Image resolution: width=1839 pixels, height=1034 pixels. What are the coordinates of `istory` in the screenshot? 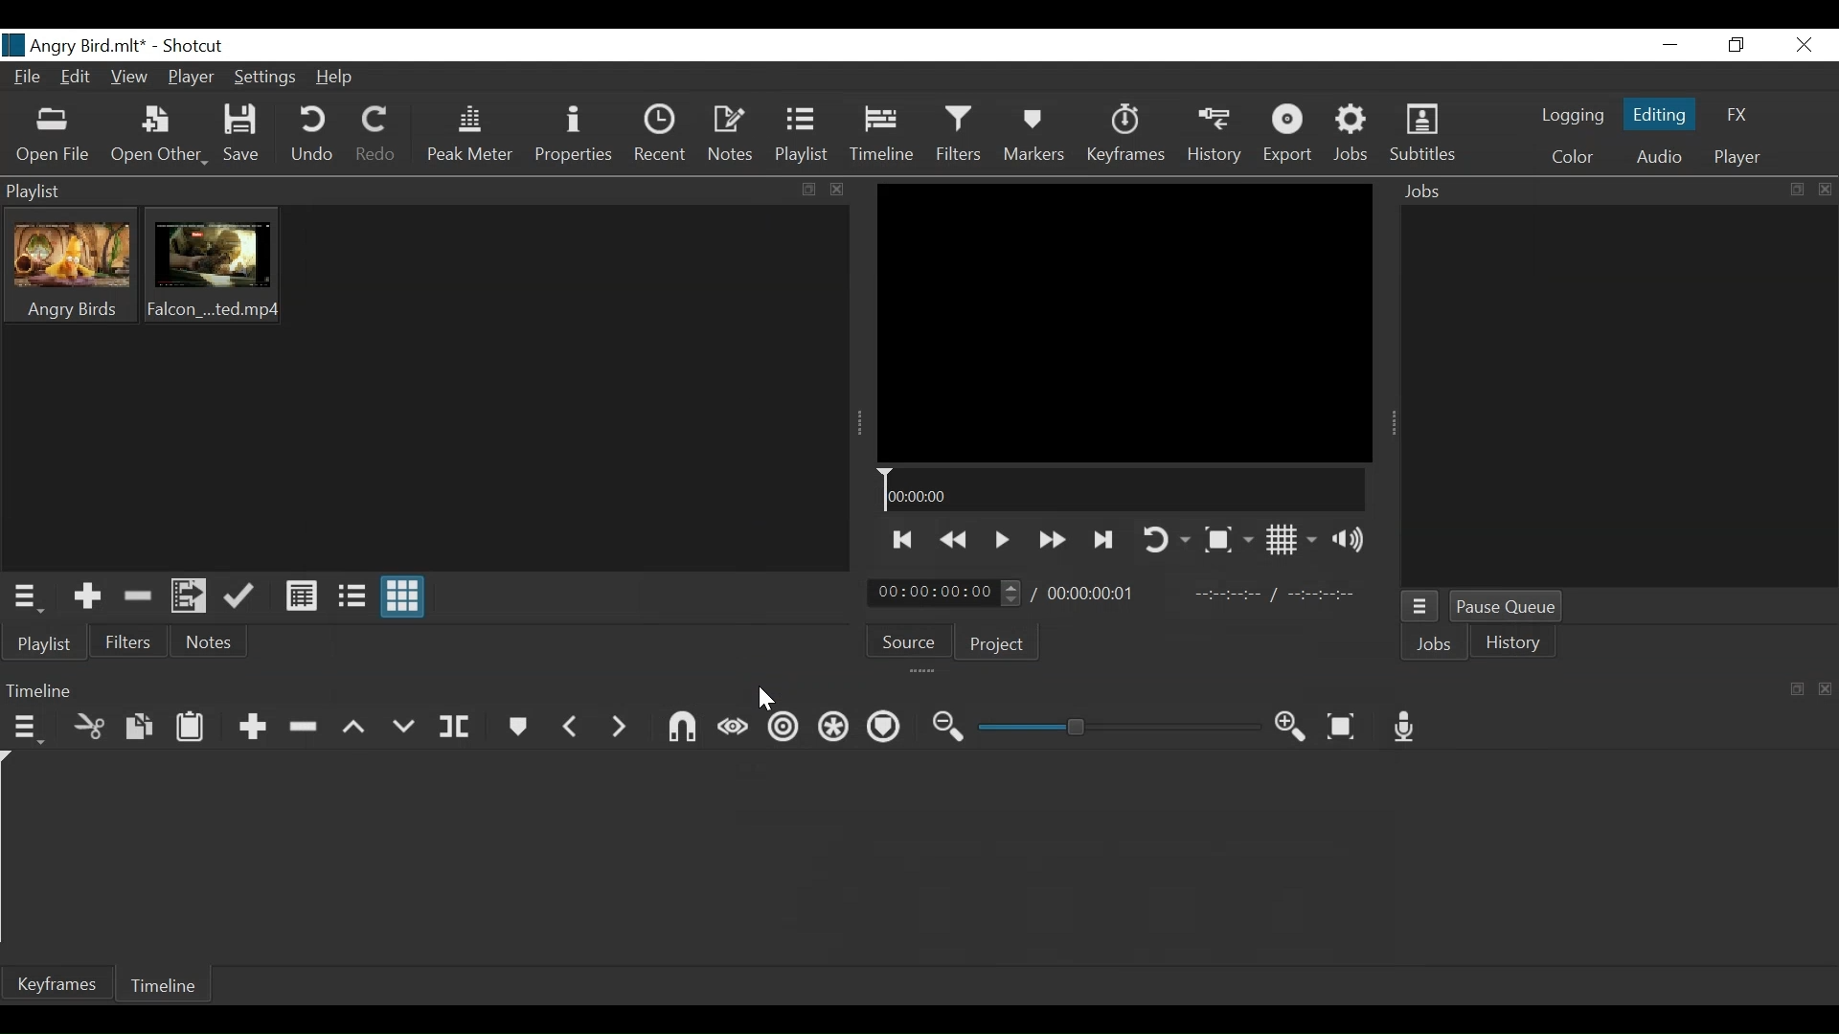 It's located at (1516, 643).